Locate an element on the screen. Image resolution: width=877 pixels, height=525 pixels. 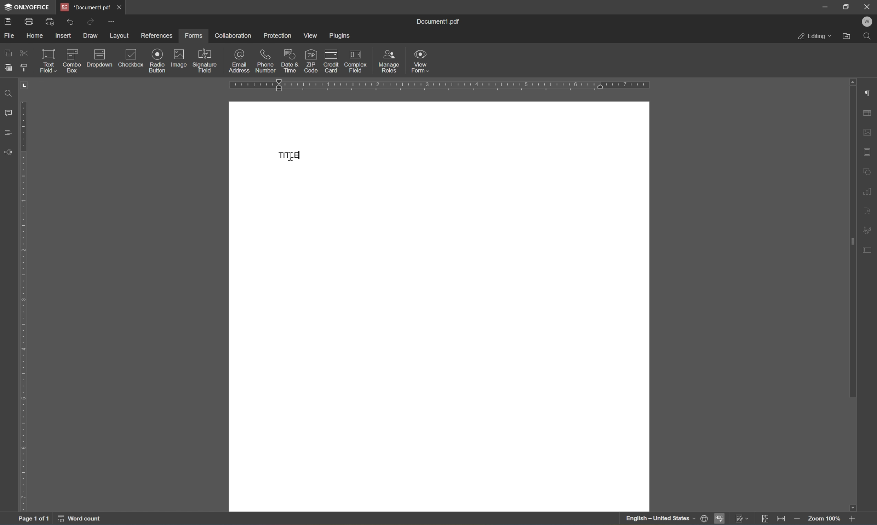
dropdown is located at coordinates (102, 58).